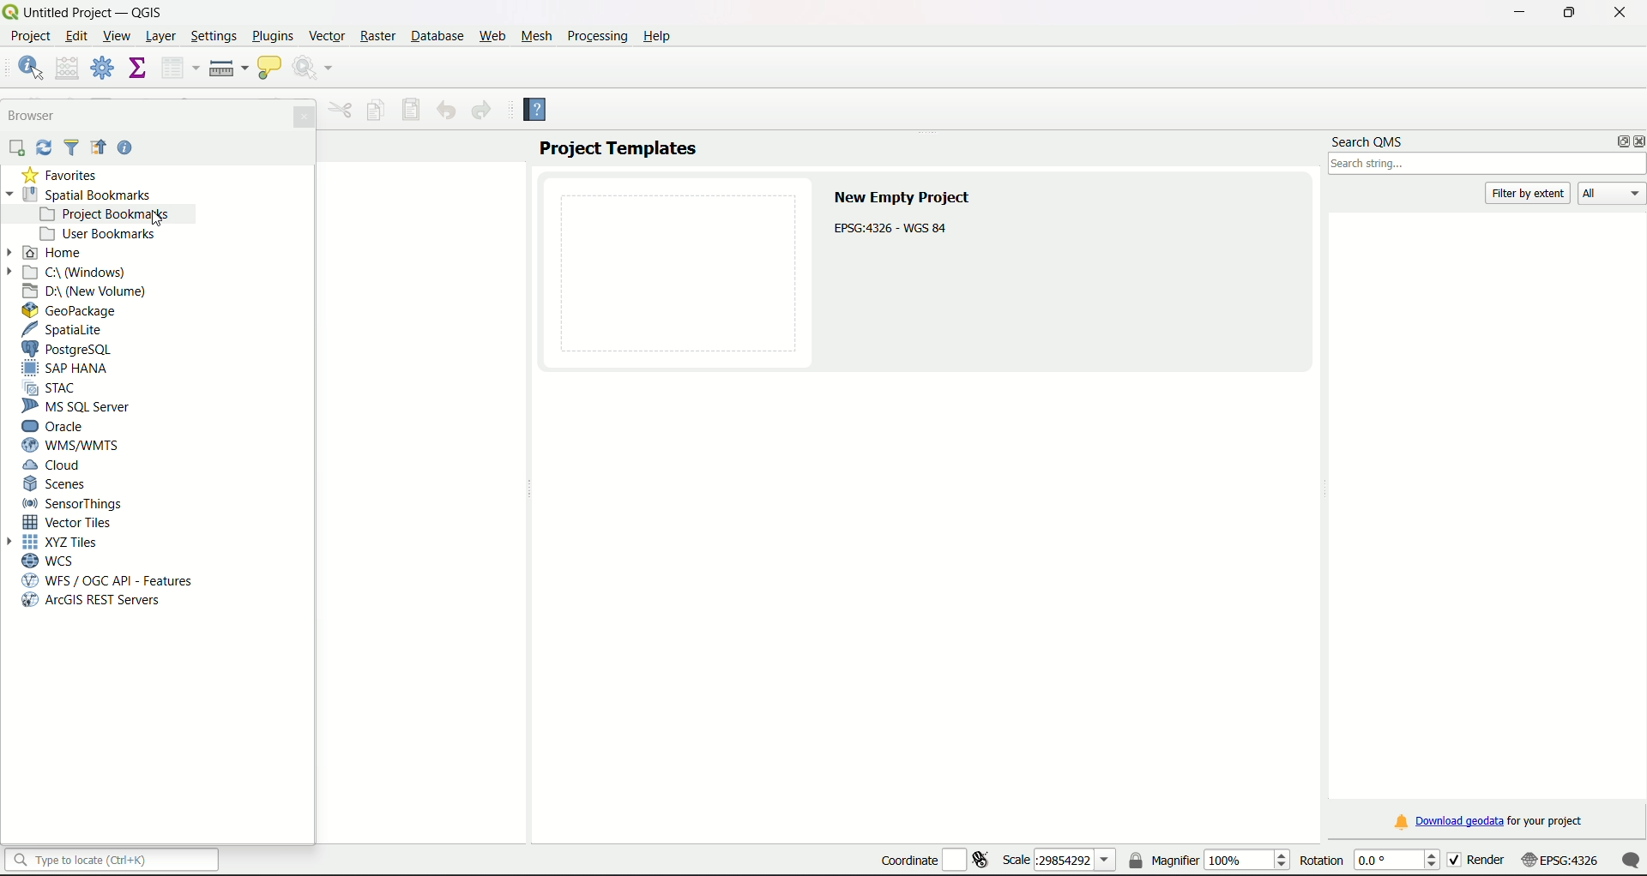  What do you see at coordinates (112, 860) in the screenshot?
I see `search bar` at bounding box center [112, 860].